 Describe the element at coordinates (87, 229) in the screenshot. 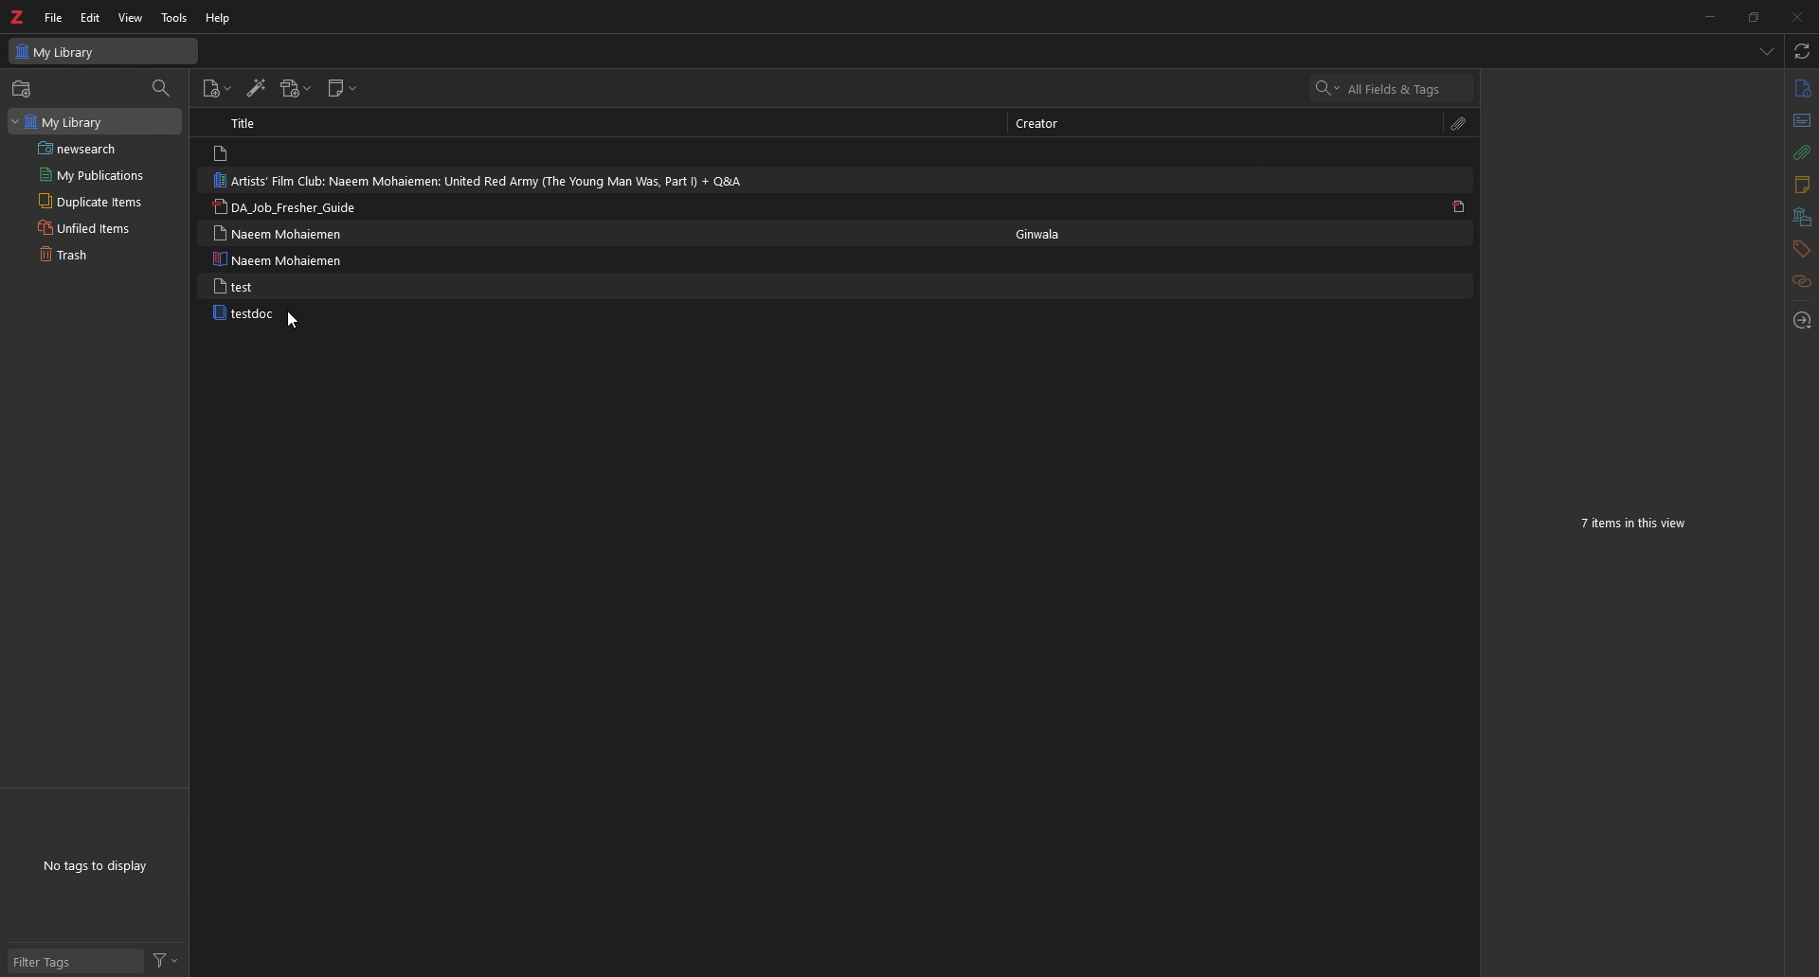

I see `Unfiled Items` at that location.